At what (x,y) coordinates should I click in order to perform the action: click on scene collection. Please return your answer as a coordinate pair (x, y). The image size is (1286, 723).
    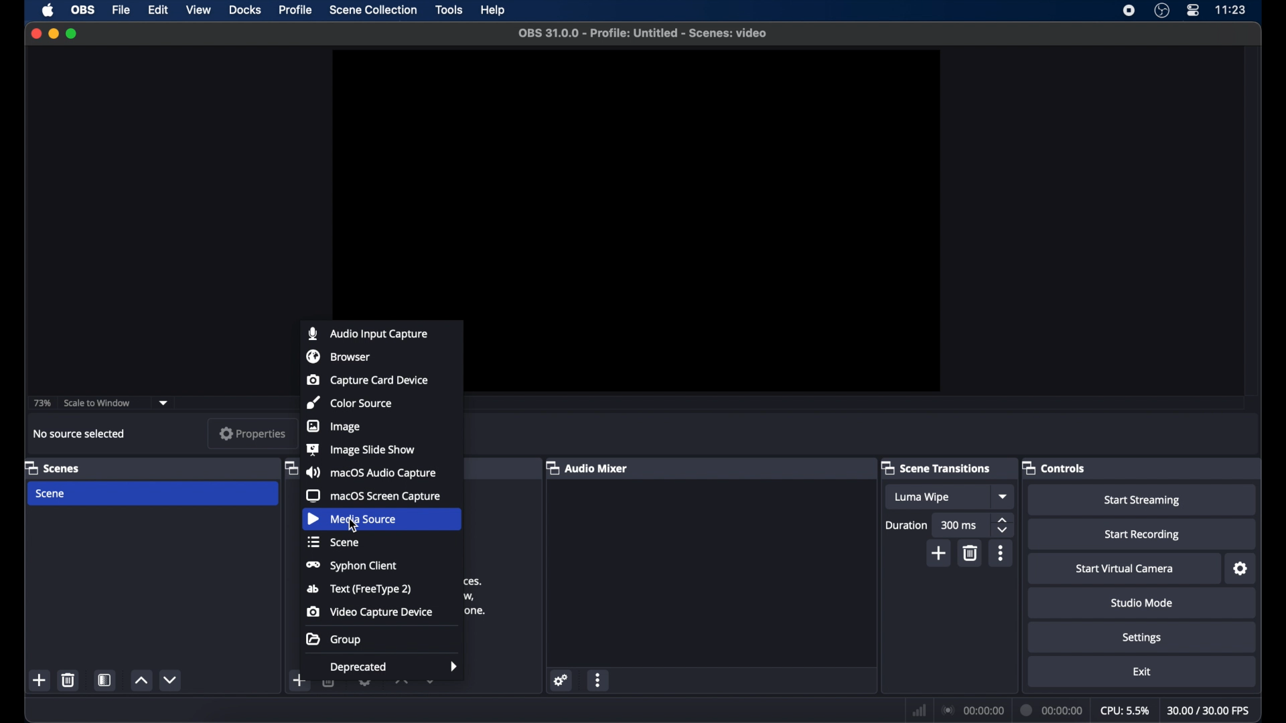
    Looking at the image, I should click on (373, 9).